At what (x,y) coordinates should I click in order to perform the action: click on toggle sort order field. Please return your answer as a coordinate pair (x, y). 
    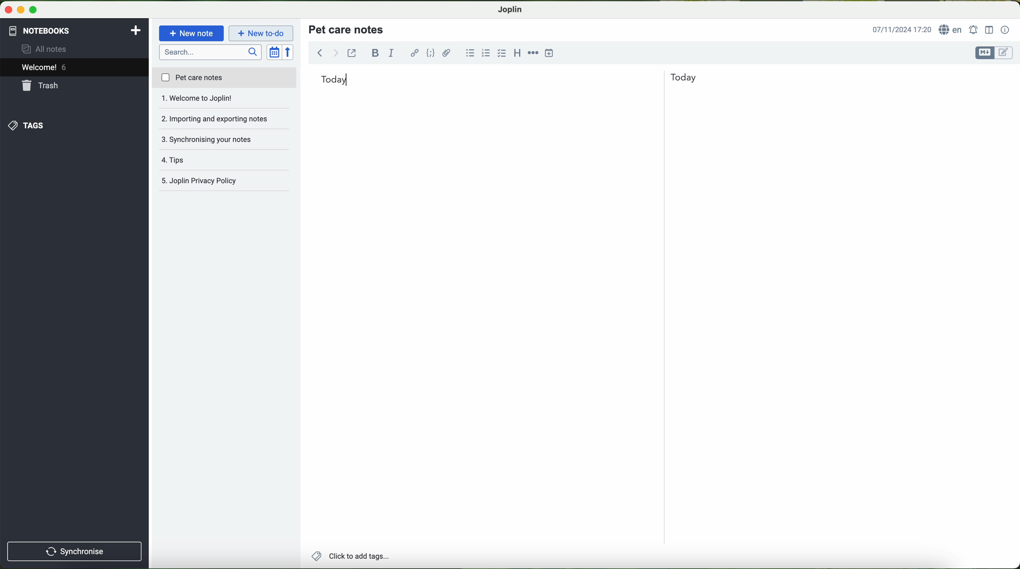
    Looking at the image, I should click on (275, 53).